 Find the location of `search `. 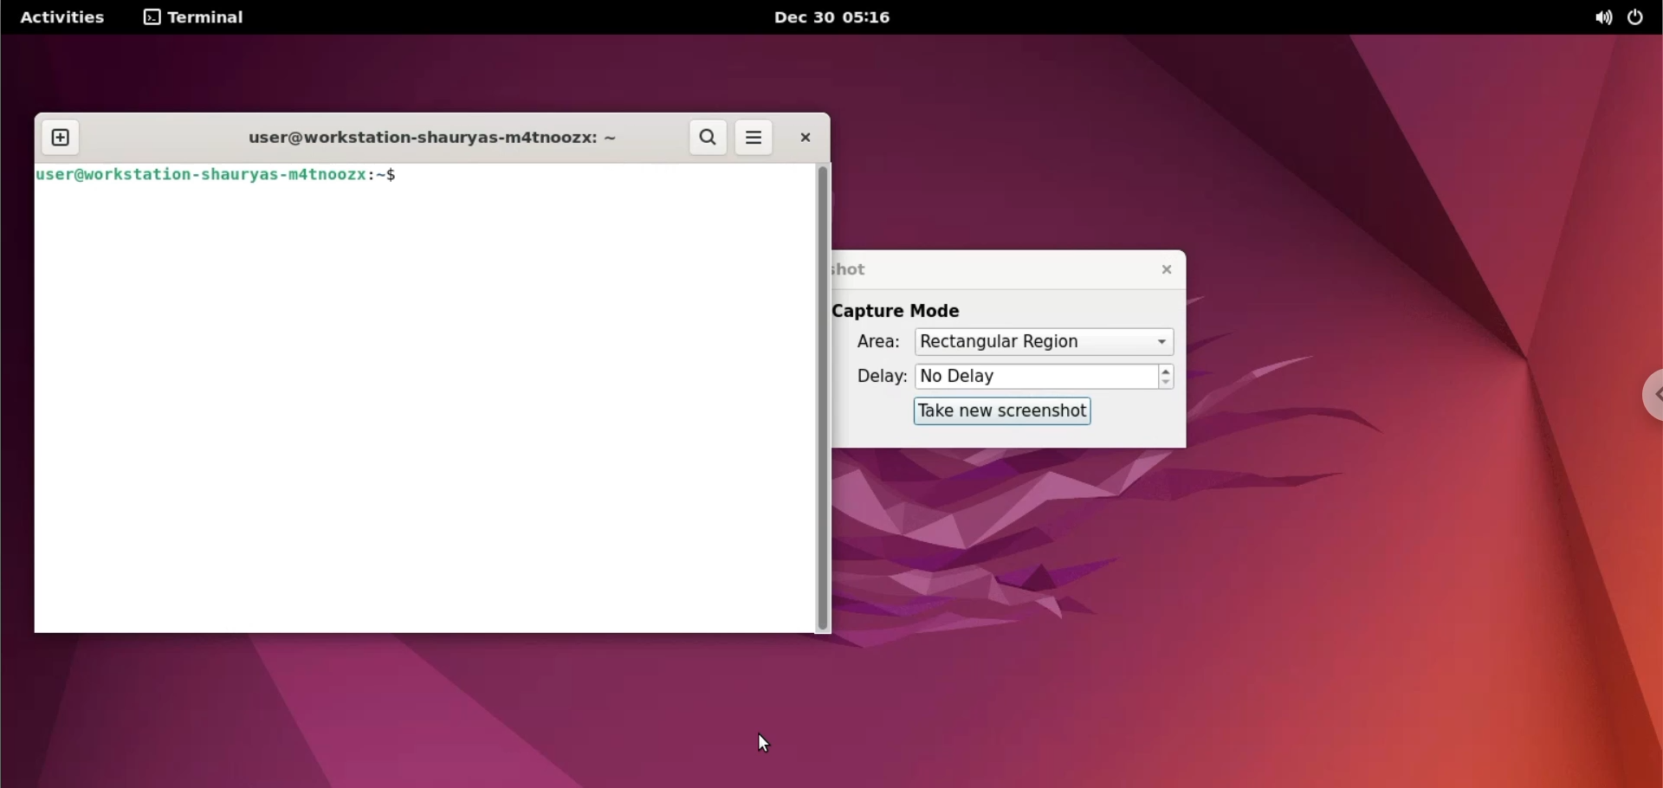

search  is located at coordinates (708, 138).